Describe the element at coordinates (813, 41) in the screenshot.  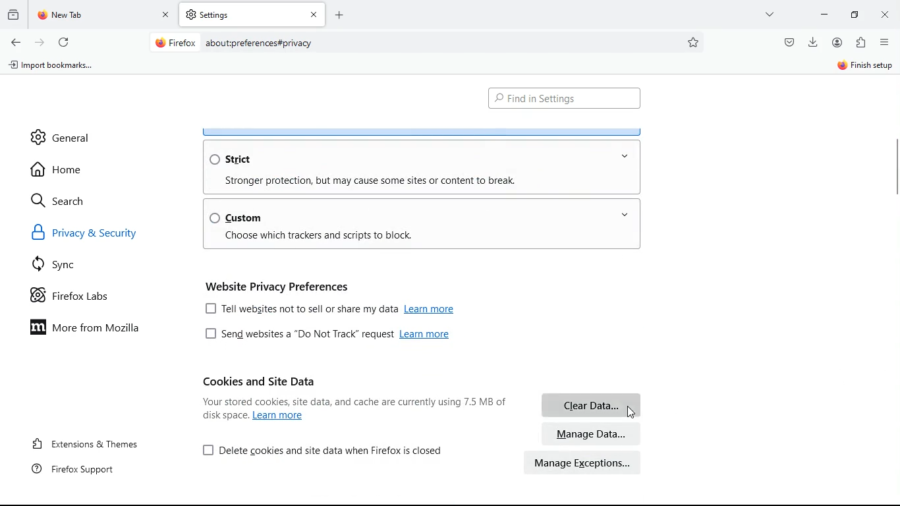
I see `download` at that location.